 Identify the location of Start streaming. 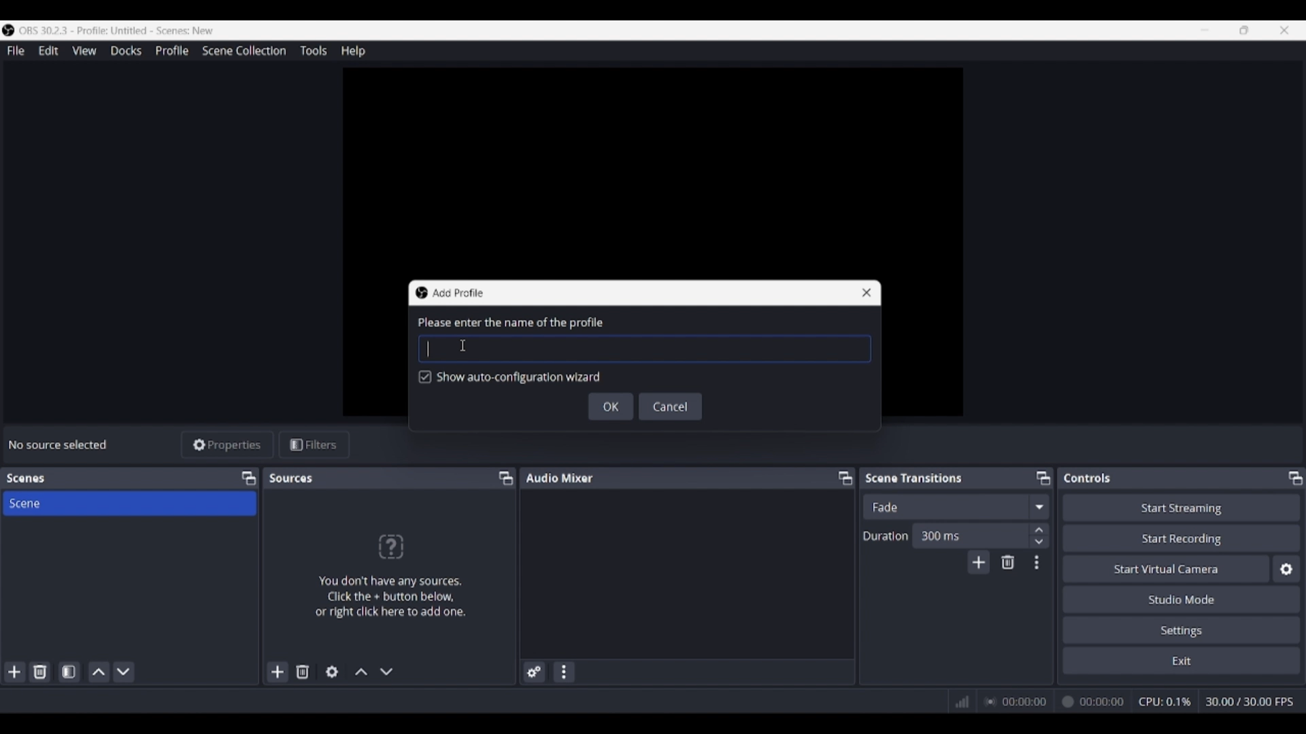
(1182, 507).